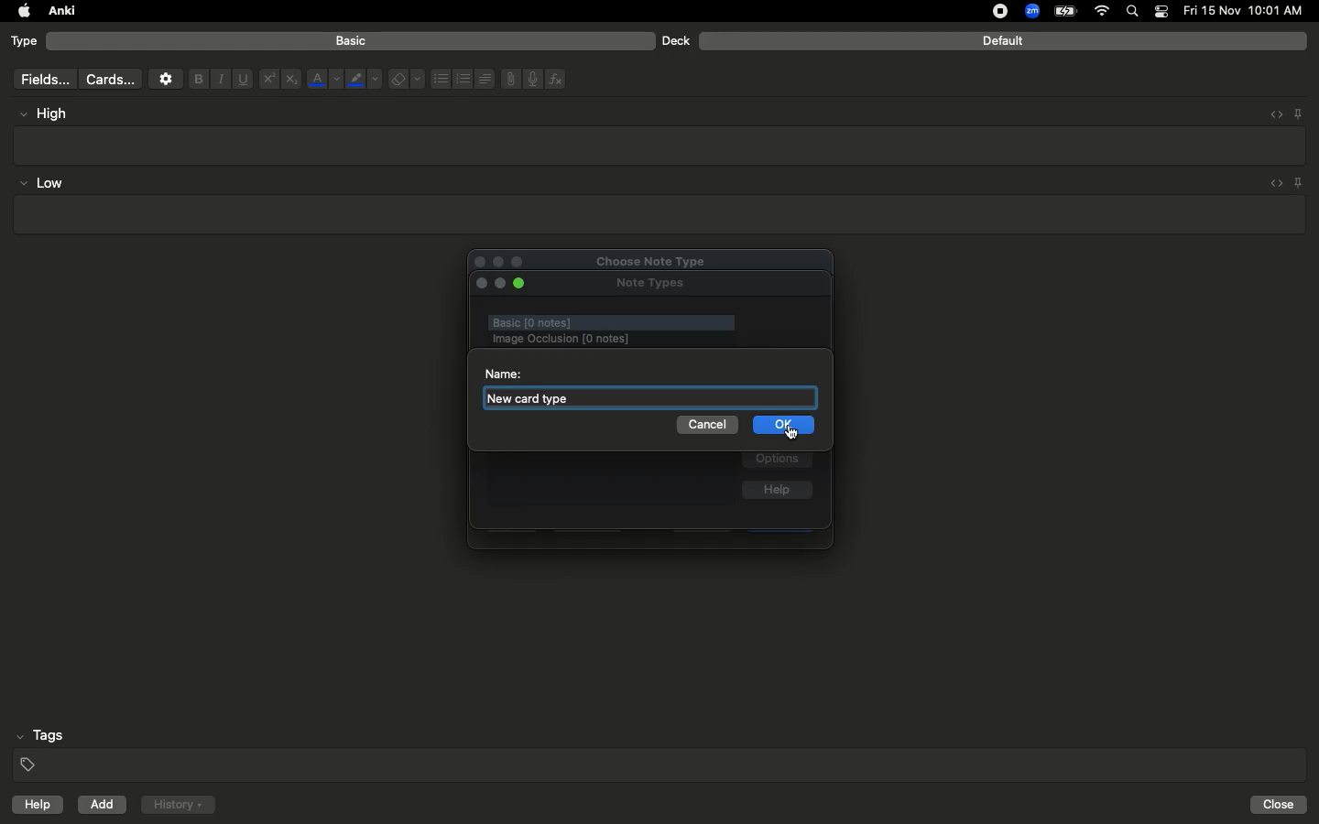  I want to click on Ok, so click(779, 423).